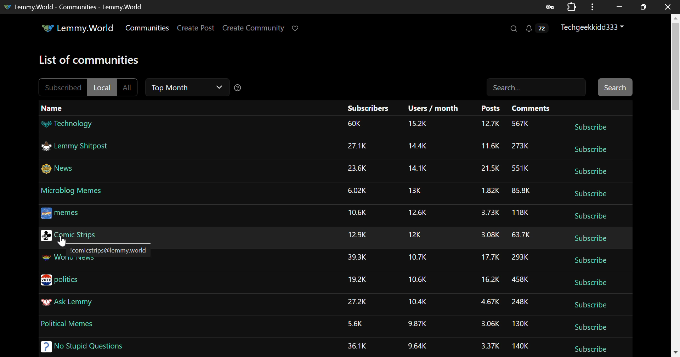  What do you see at coordinates (489, 347) in the screenshot?
I see `Amount` at bounding box center [489, 347].